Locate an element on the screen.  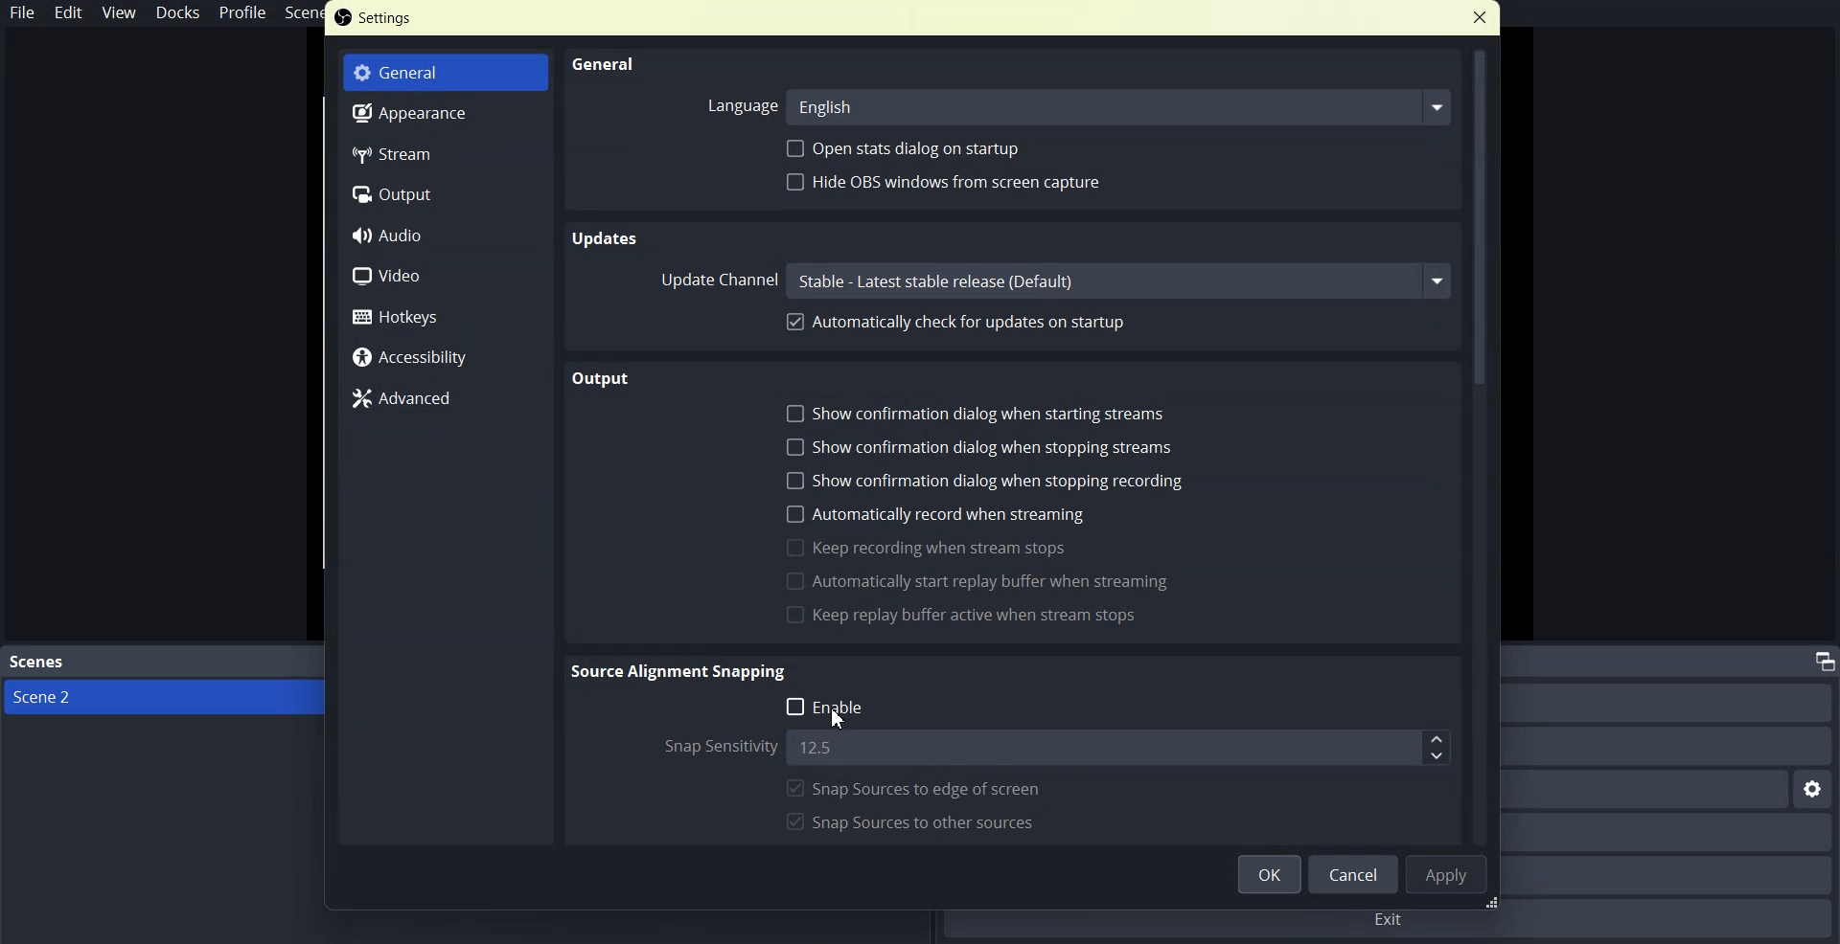
Apply is located at coordinates (1448, 875).